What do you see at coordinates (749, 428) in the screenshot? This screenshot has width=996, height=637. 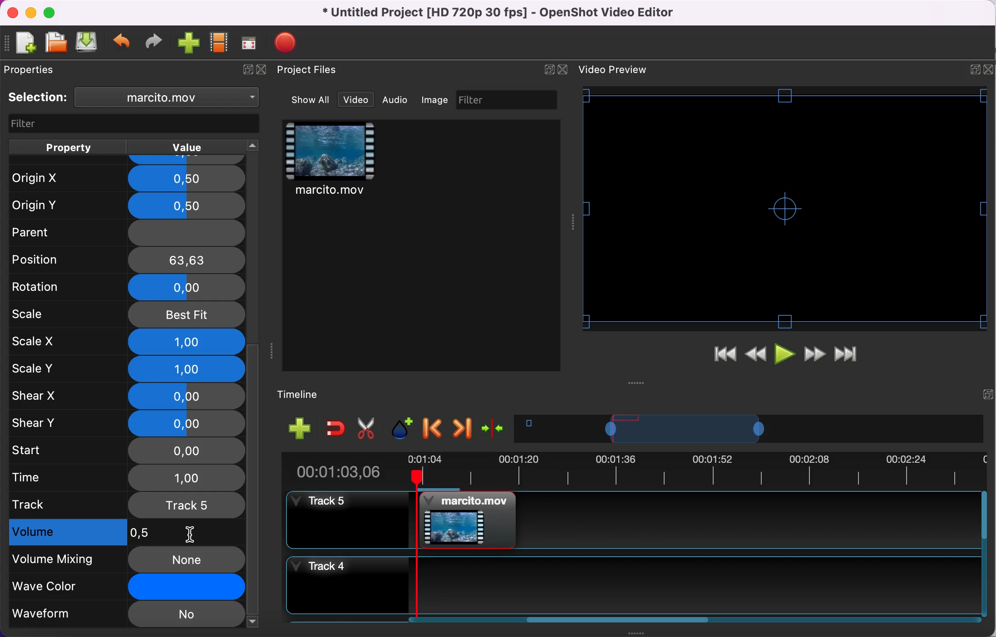 I see `timeline` at bounding box center [749, 428].